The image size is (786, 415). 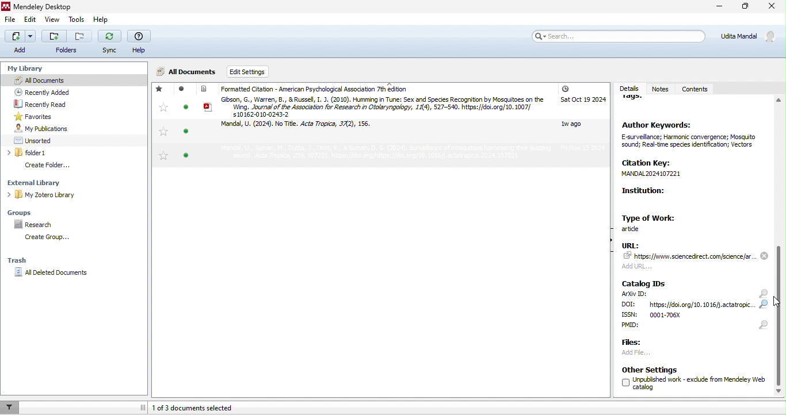 What do you see at coordinates (672, 198) in the screenshot?
I see `Institution:` at bounding box center [672, 198].